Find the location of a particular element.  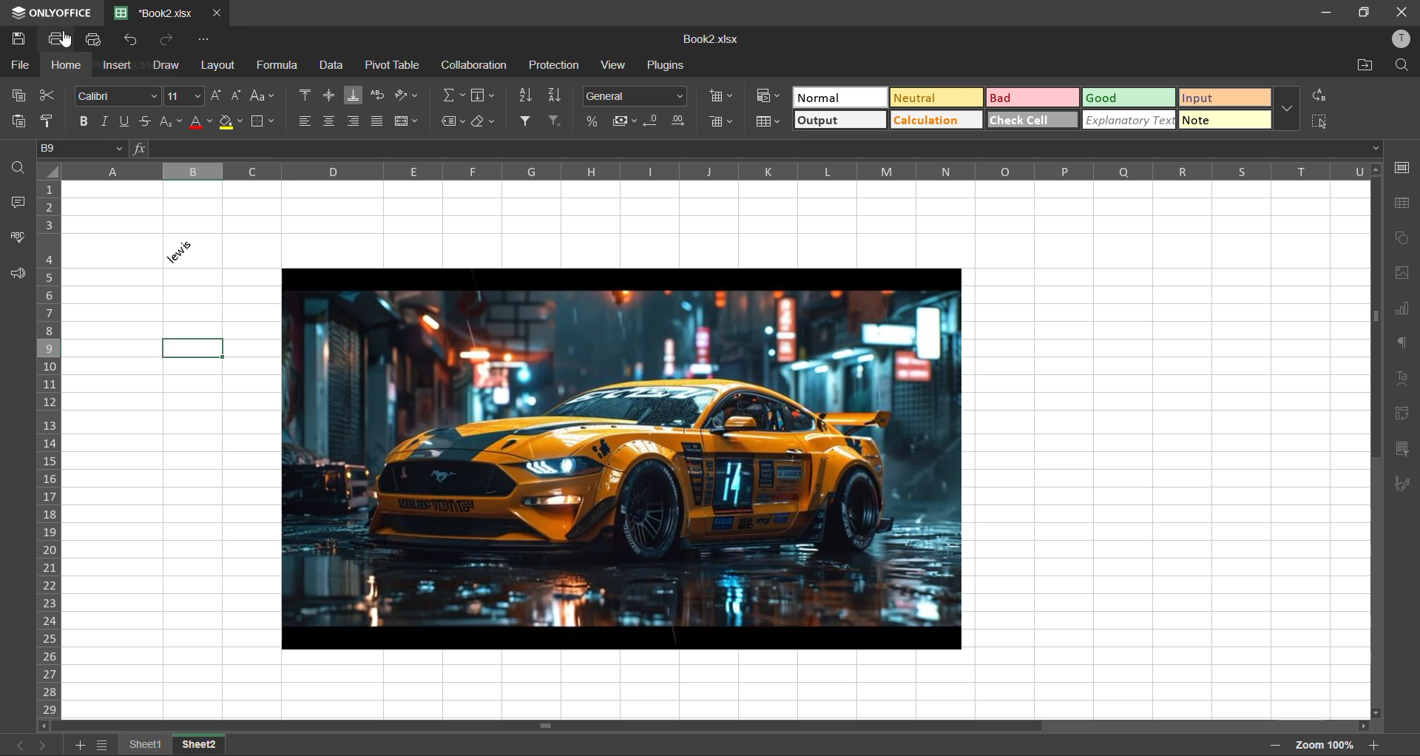

scroll up is located at coordinates (1375, 171).